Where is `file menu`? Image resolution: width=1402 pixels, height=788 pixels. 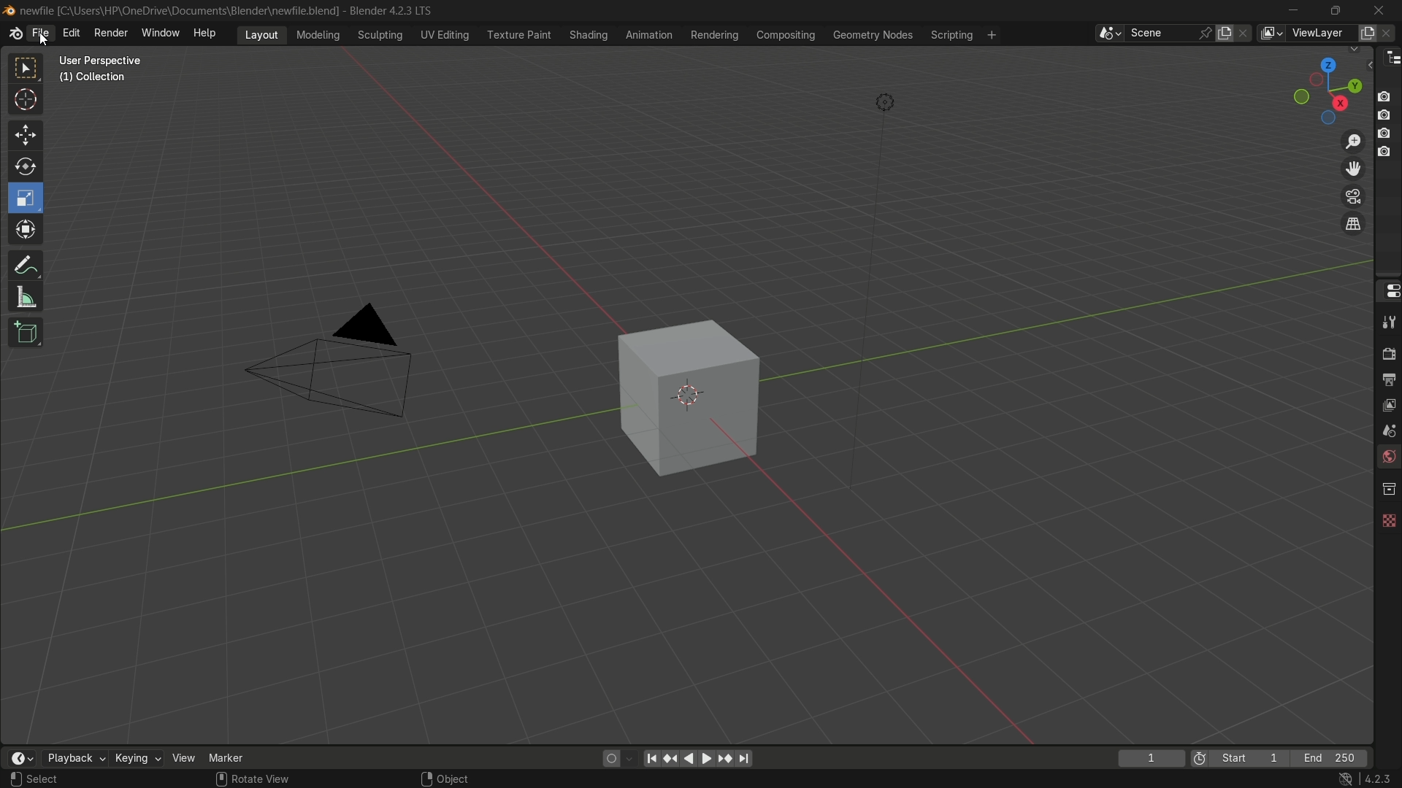 file menu is located at coordinates (40, 34).